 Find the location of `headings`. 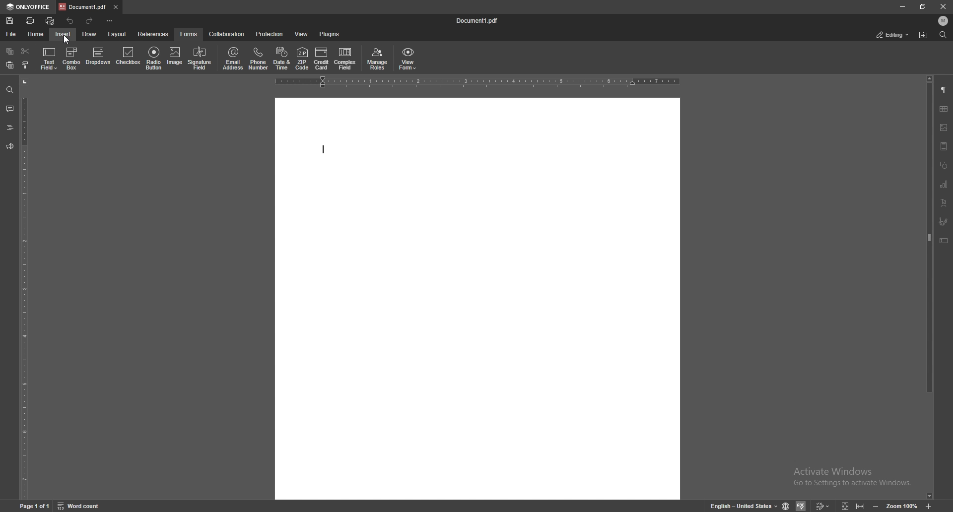

headings is located at coordinates (9, 128).